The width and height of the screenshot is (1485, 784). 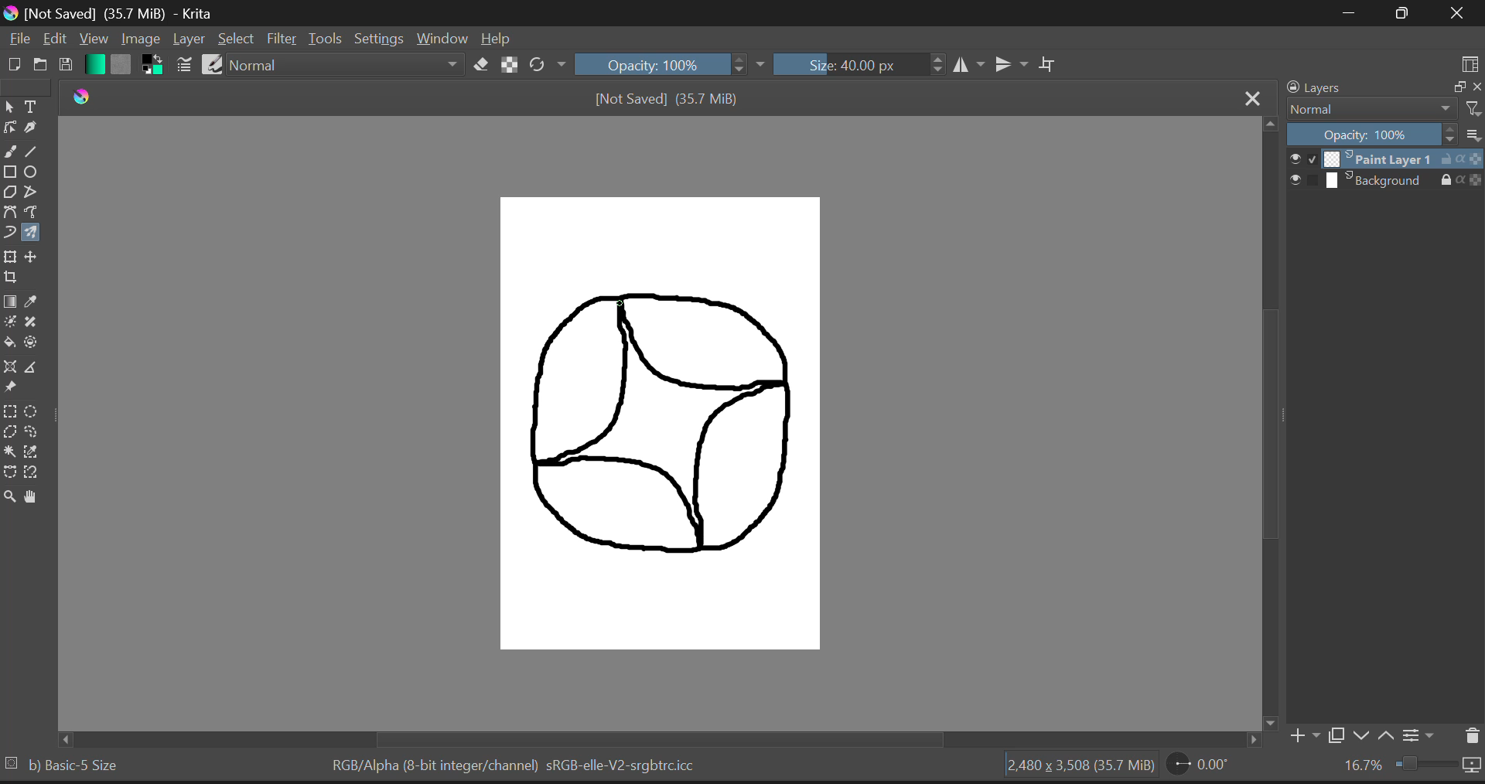 I want to click on DRAG_TO Cursor Position, so click(x=621, y=302).